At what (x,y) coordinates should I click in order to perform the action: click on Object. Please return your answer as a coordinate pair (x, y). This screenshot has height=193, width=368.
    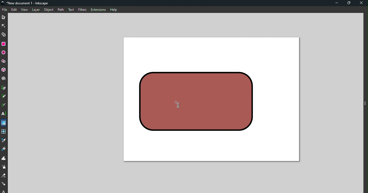
    Looking at the image, I should click on (48, 10).